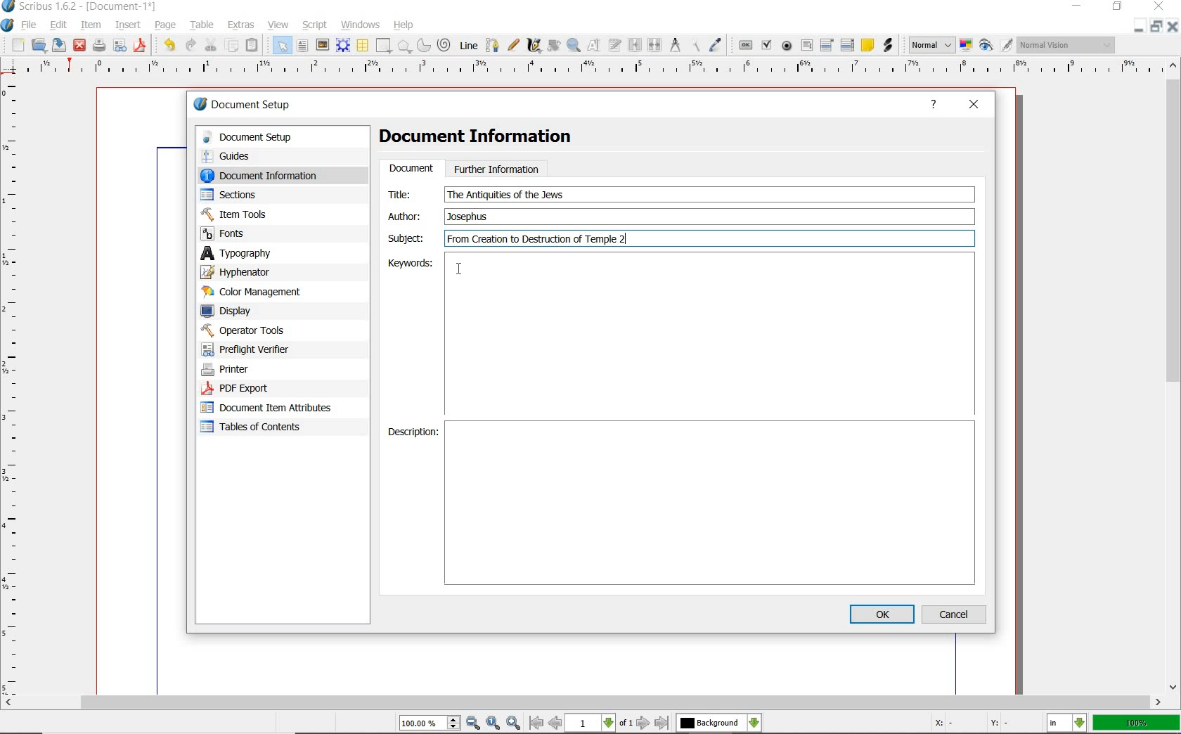  I want to click on sections, so click(259, 195).